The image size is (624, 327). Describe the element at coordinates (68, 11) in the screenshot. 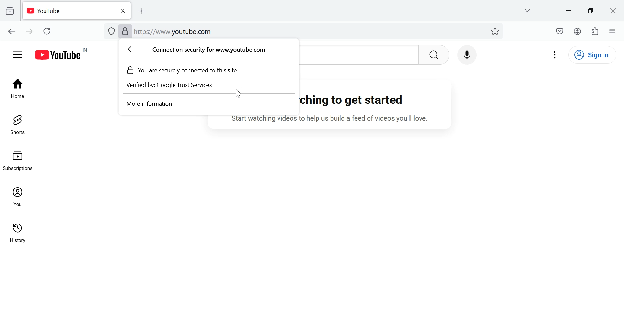

I see `YouTube` at that location.